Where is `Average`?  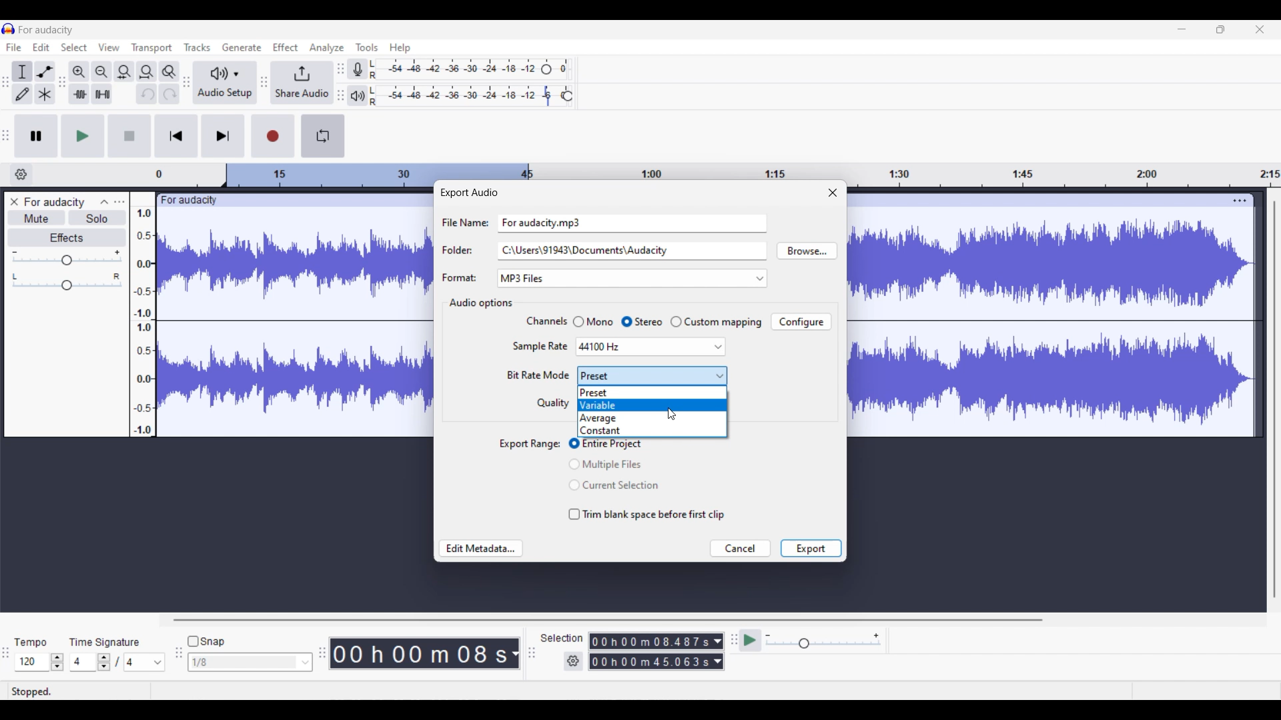 Average is located at coordinates (652, 419).